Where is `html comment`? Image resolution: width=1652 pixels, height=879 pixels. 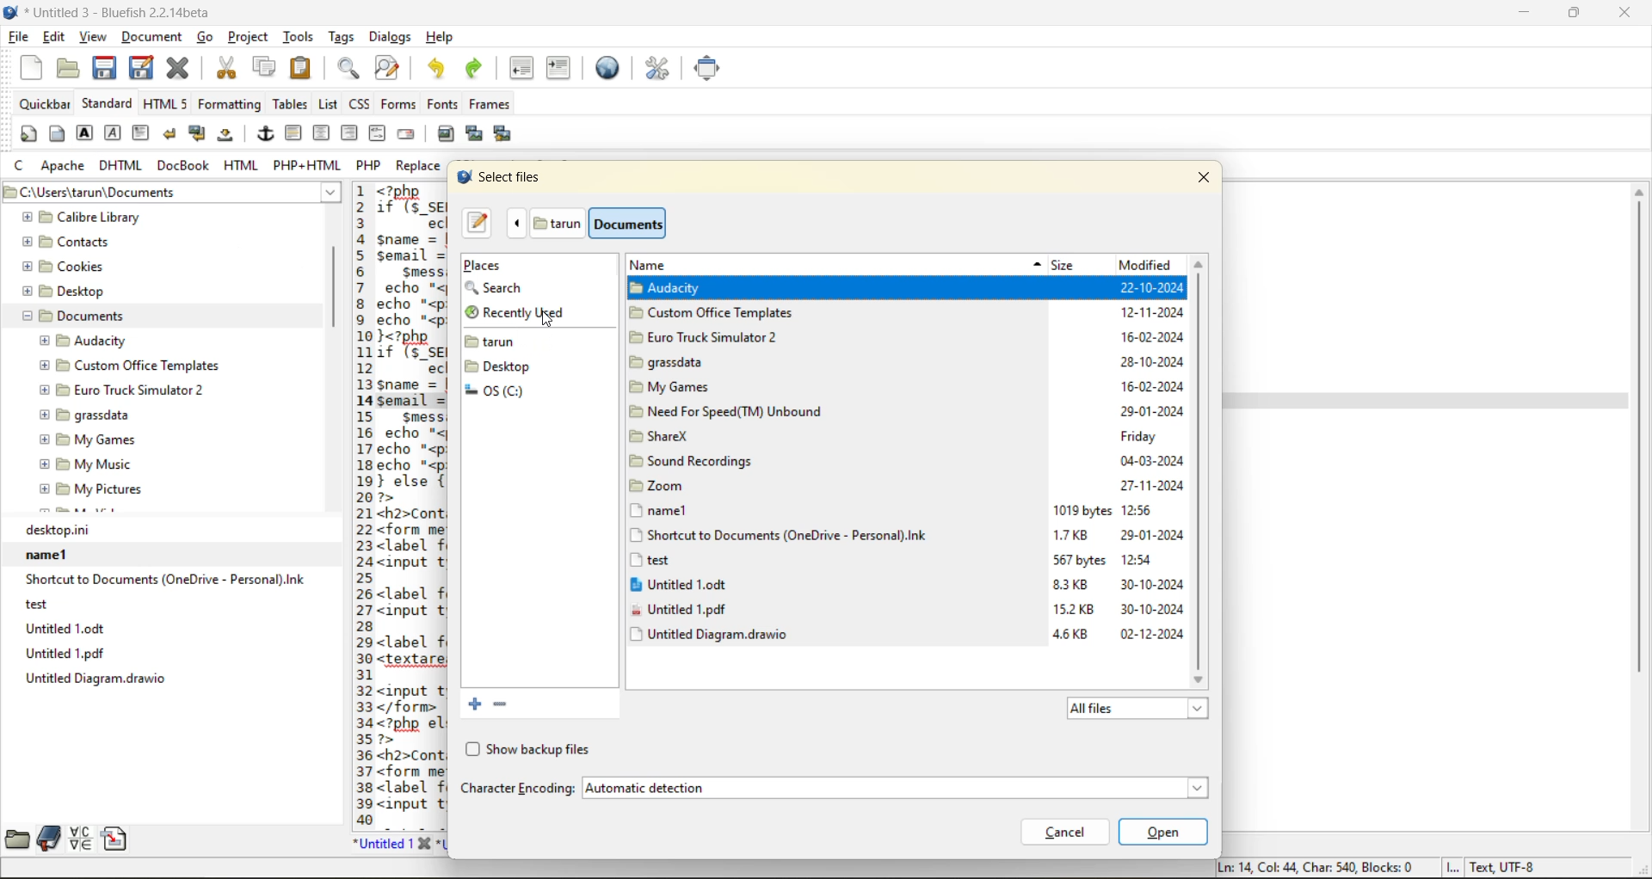
html comment is located at coordinates (377, 133).